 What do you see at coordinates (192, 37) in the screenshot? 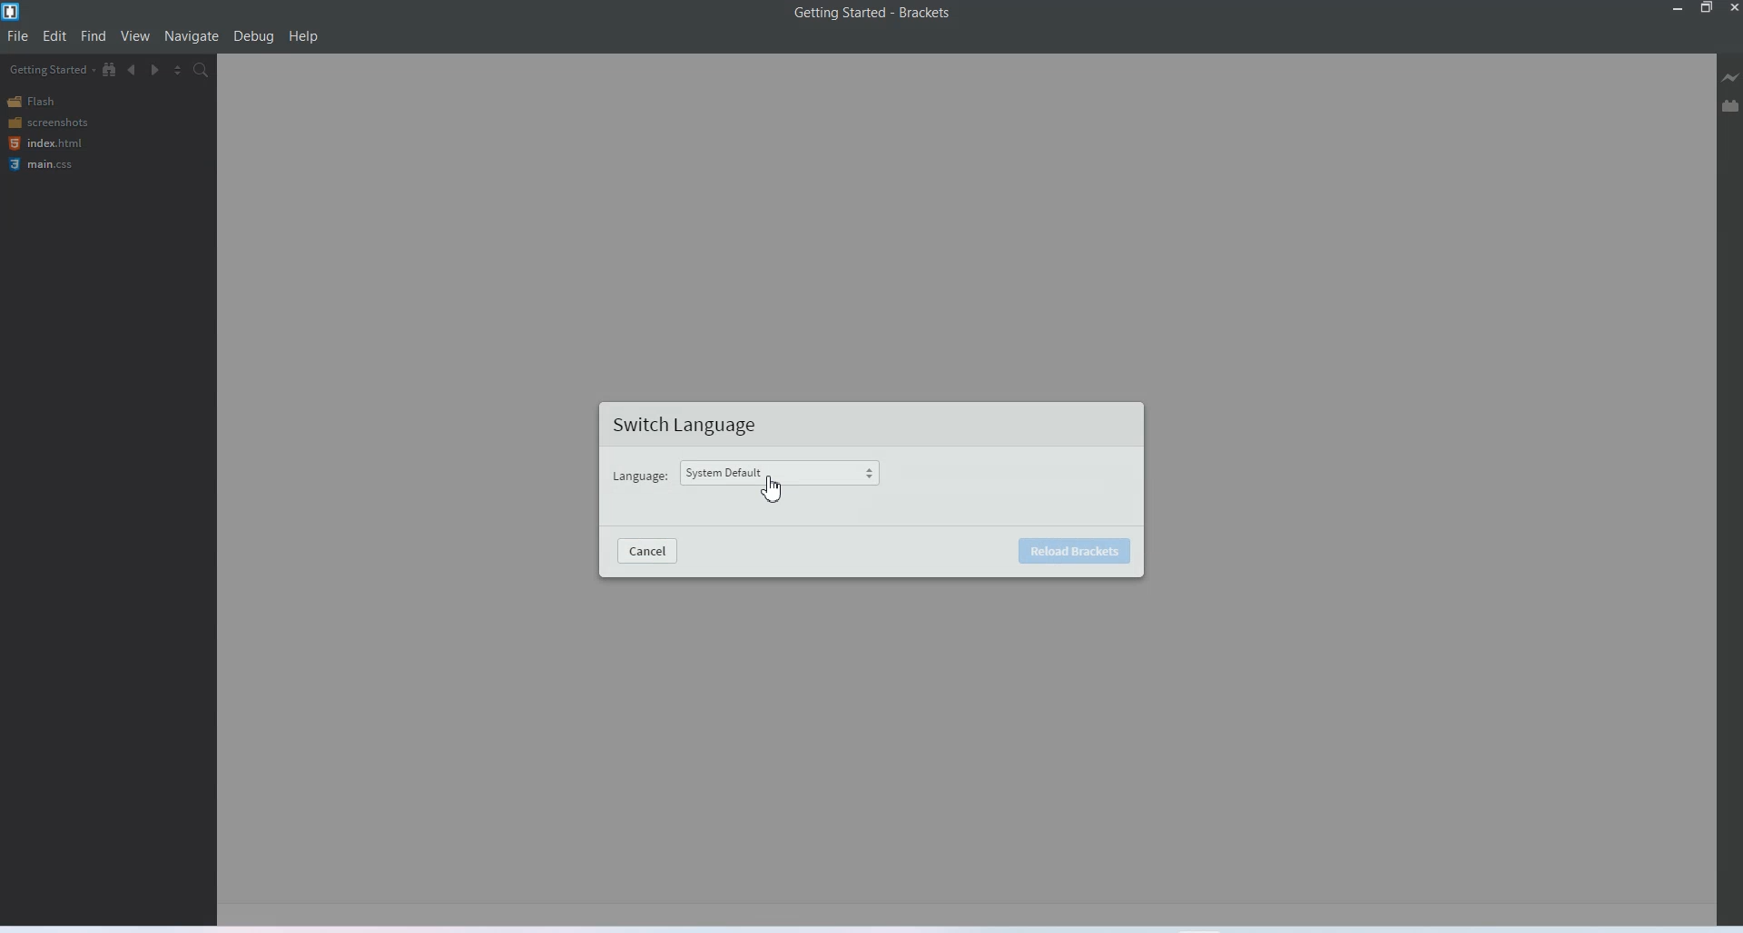
I see `Navigate` at bounding box center [192, 37].